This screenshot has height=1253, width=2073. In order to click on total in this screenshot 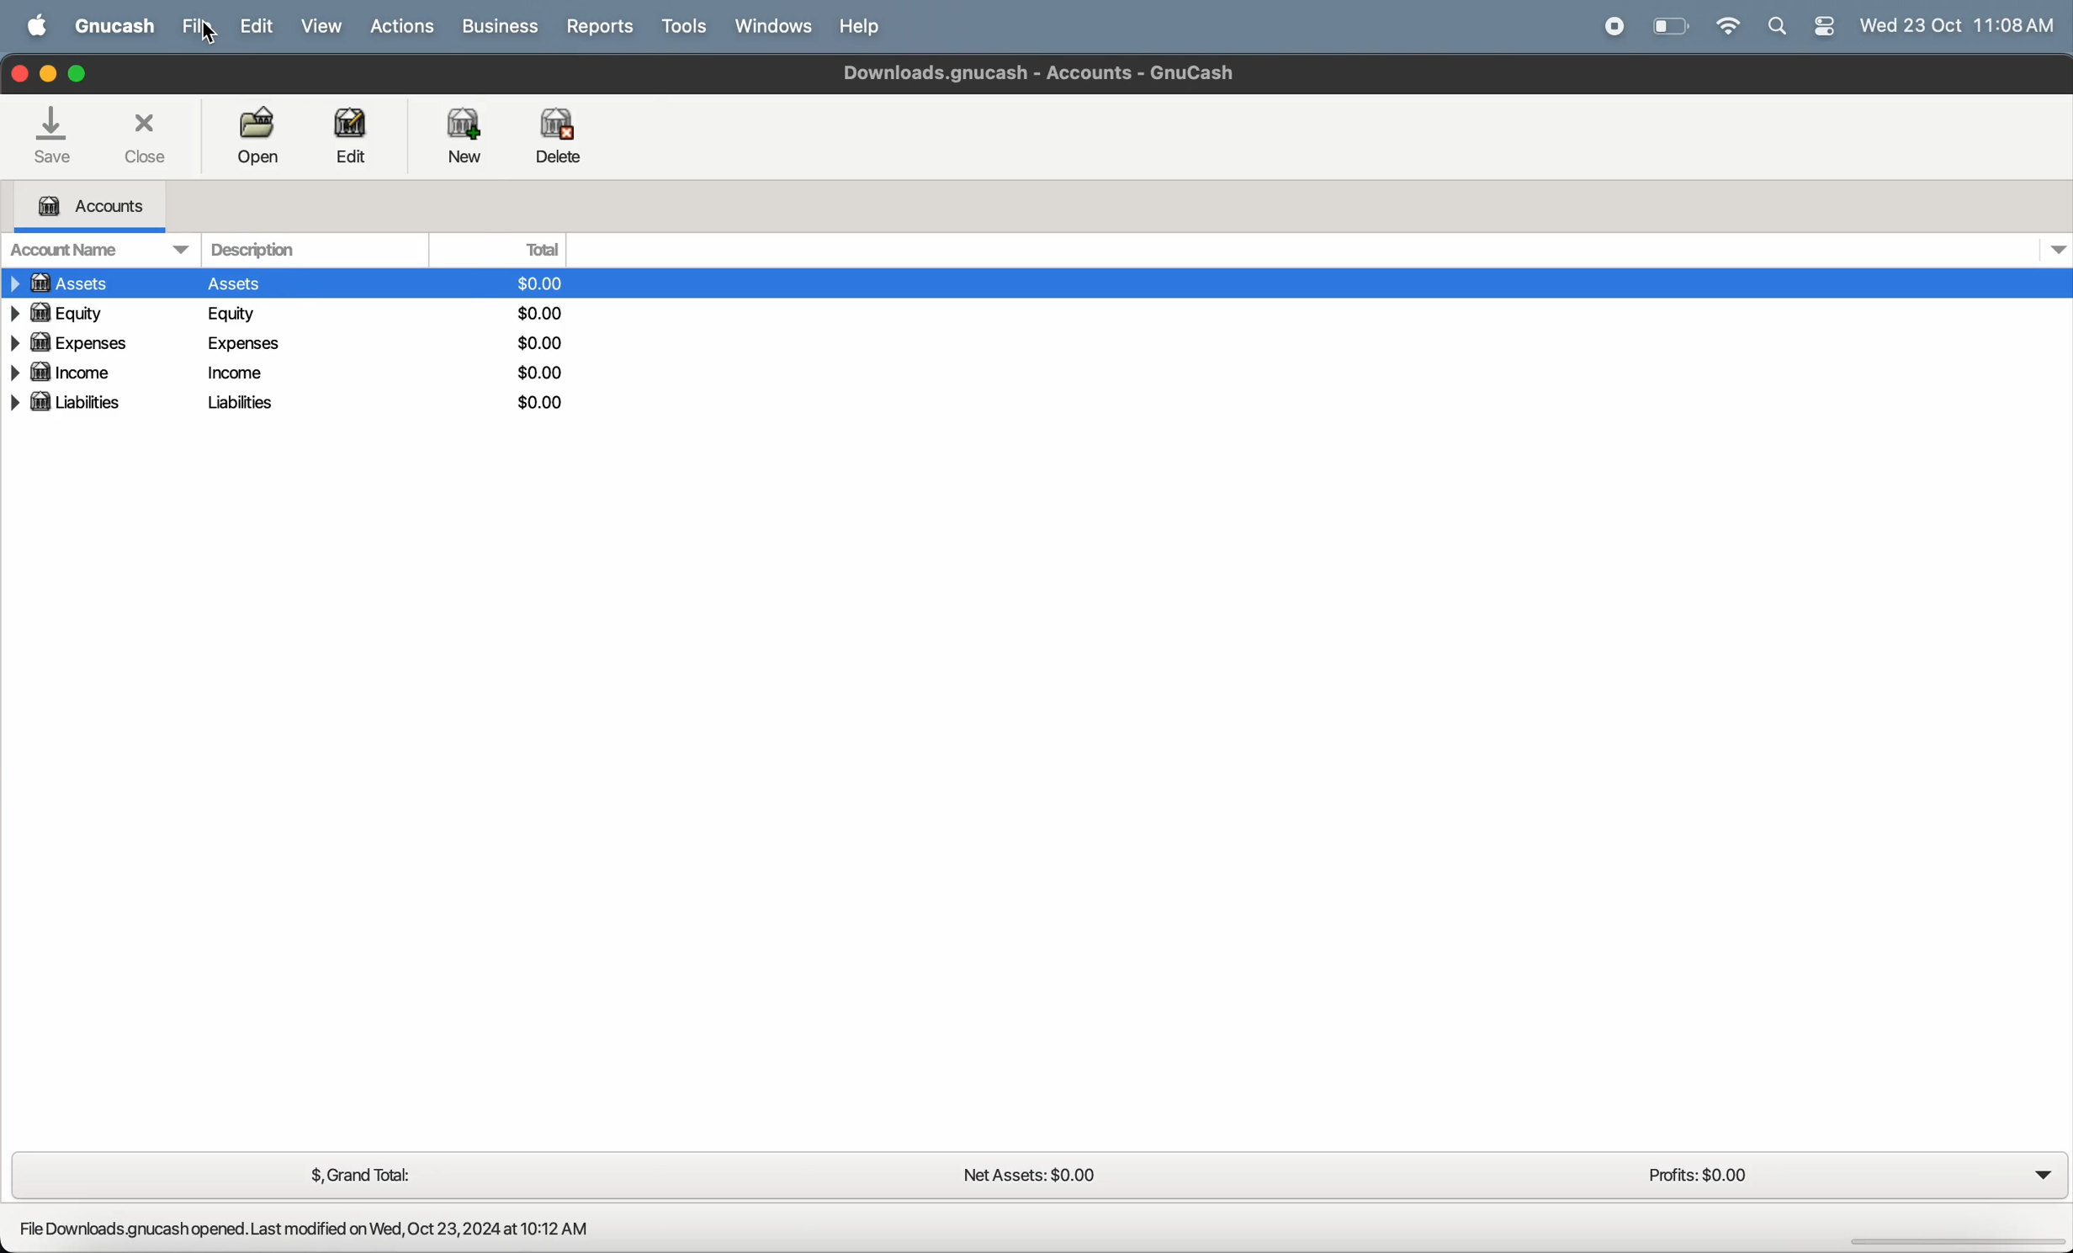, I will do `click(539, 249)`.